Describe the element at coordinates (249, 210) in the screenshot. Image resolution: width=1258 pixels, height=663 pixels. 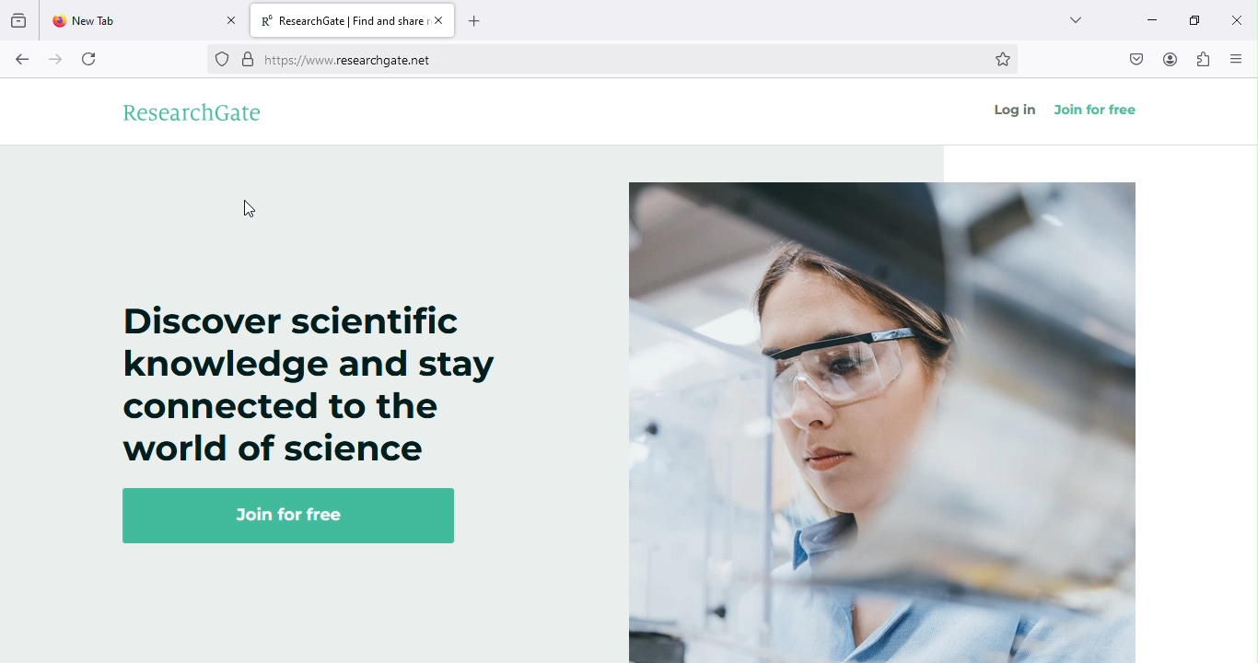
I see `cursor` at that location.